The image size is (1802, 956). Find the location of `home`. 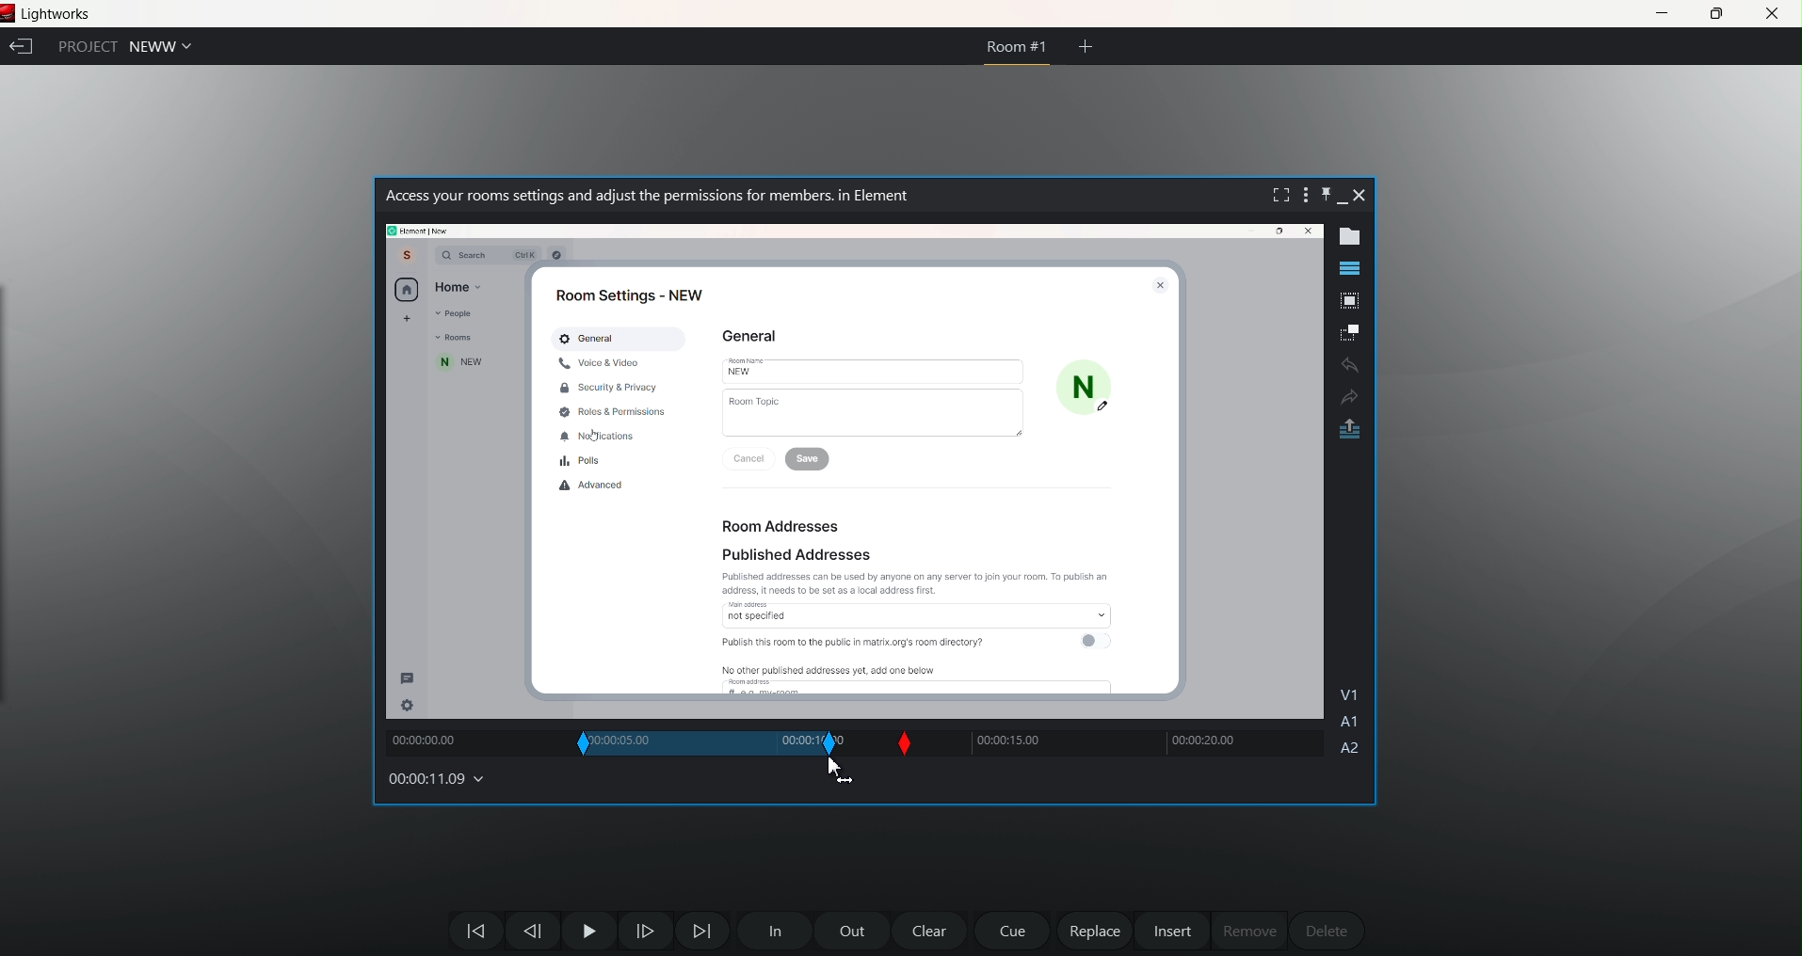

home is located at coordinates (406, 289).